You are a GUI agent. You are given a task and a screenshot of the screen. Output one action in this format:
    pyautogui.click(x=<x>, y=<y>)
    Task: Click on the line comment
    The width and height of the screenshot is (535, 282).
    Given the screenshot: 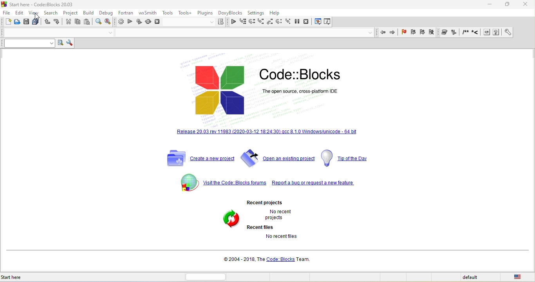 What is the action you would take?
    pyautogui.click(x=476, y=33)
    